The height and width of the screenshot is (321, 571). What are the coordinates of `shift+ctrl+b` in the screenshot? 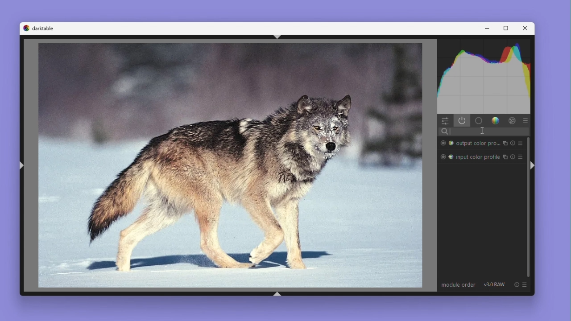 It's located at (278, 294).